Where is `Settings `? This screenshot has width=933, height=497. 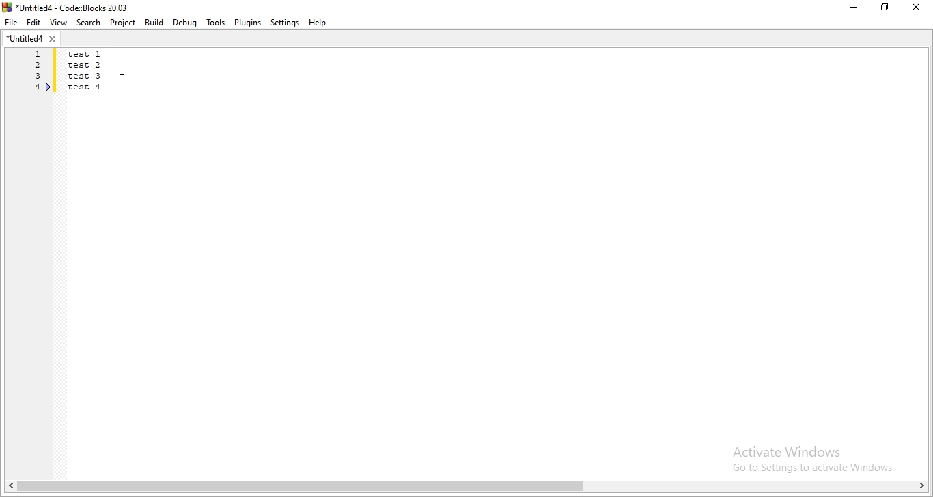 Settings  is located at coordinates (283, 23).